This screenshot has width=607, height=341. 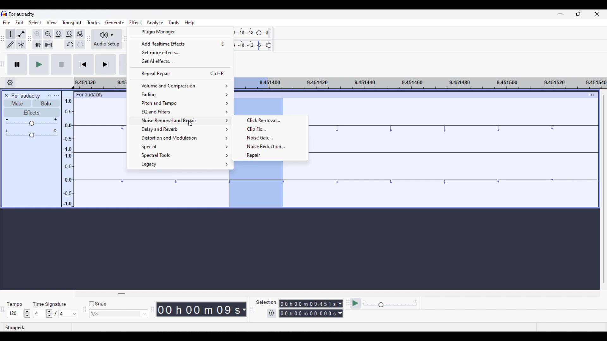 What do you see at coordinates (55, 314) in the screenshot?
I see `Time signature settings` at bounding box center [55, 314].